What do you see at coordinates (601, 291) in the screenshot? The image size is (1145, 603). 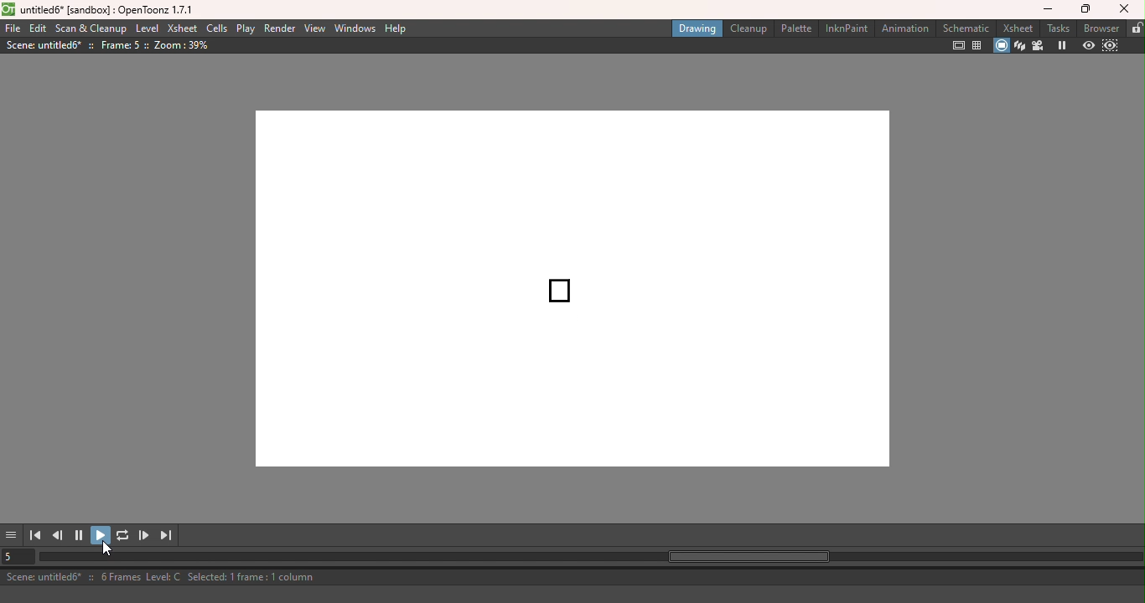 I see `Canvas` at bounding box center [601, 291].